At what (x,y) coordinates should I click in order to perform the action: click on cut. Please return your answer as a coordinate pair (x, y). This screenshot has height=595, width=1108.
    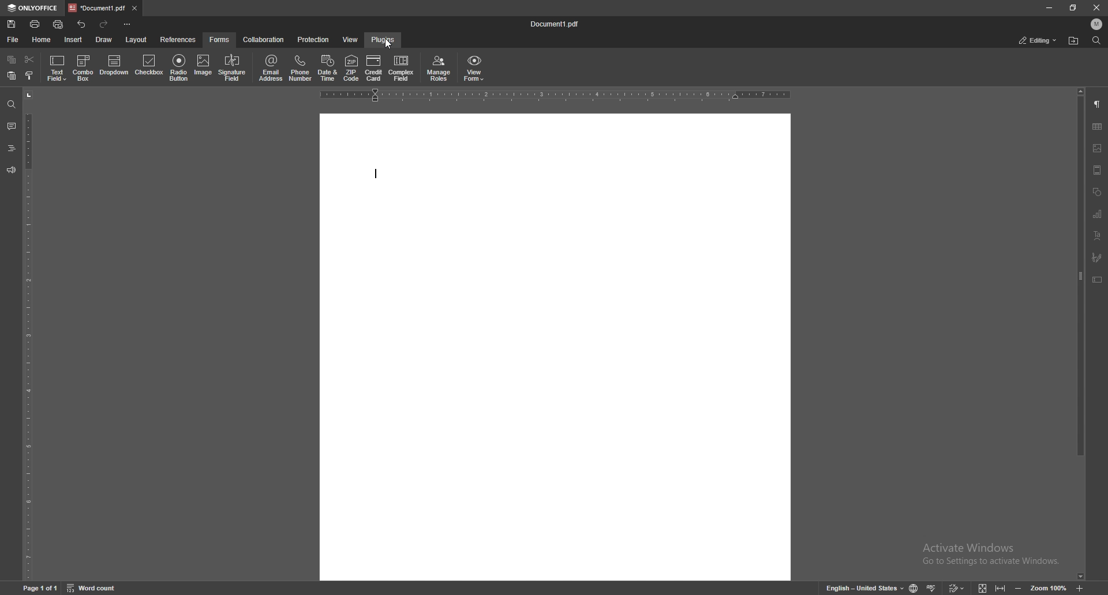
    Looking at the image, I should click on (29, 60).